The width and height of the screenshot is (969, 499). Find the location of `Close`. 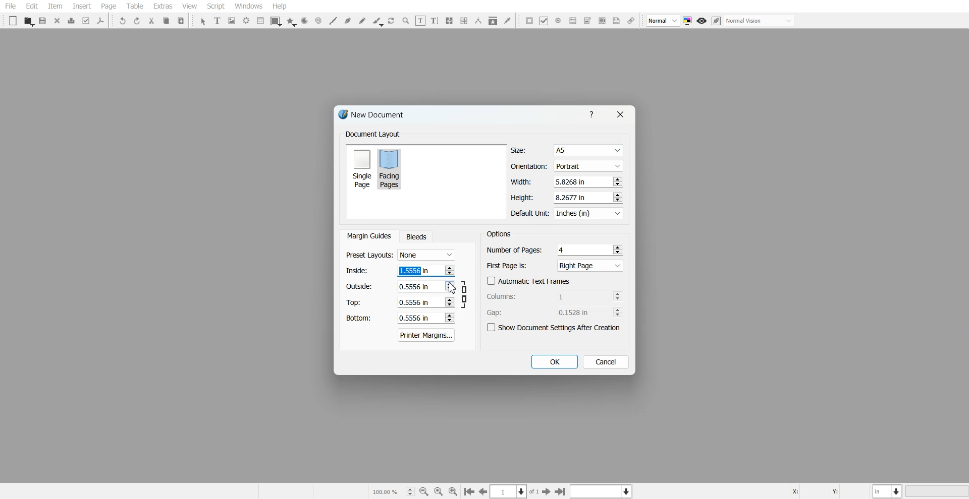

Close is located at coordinates (619, 114).